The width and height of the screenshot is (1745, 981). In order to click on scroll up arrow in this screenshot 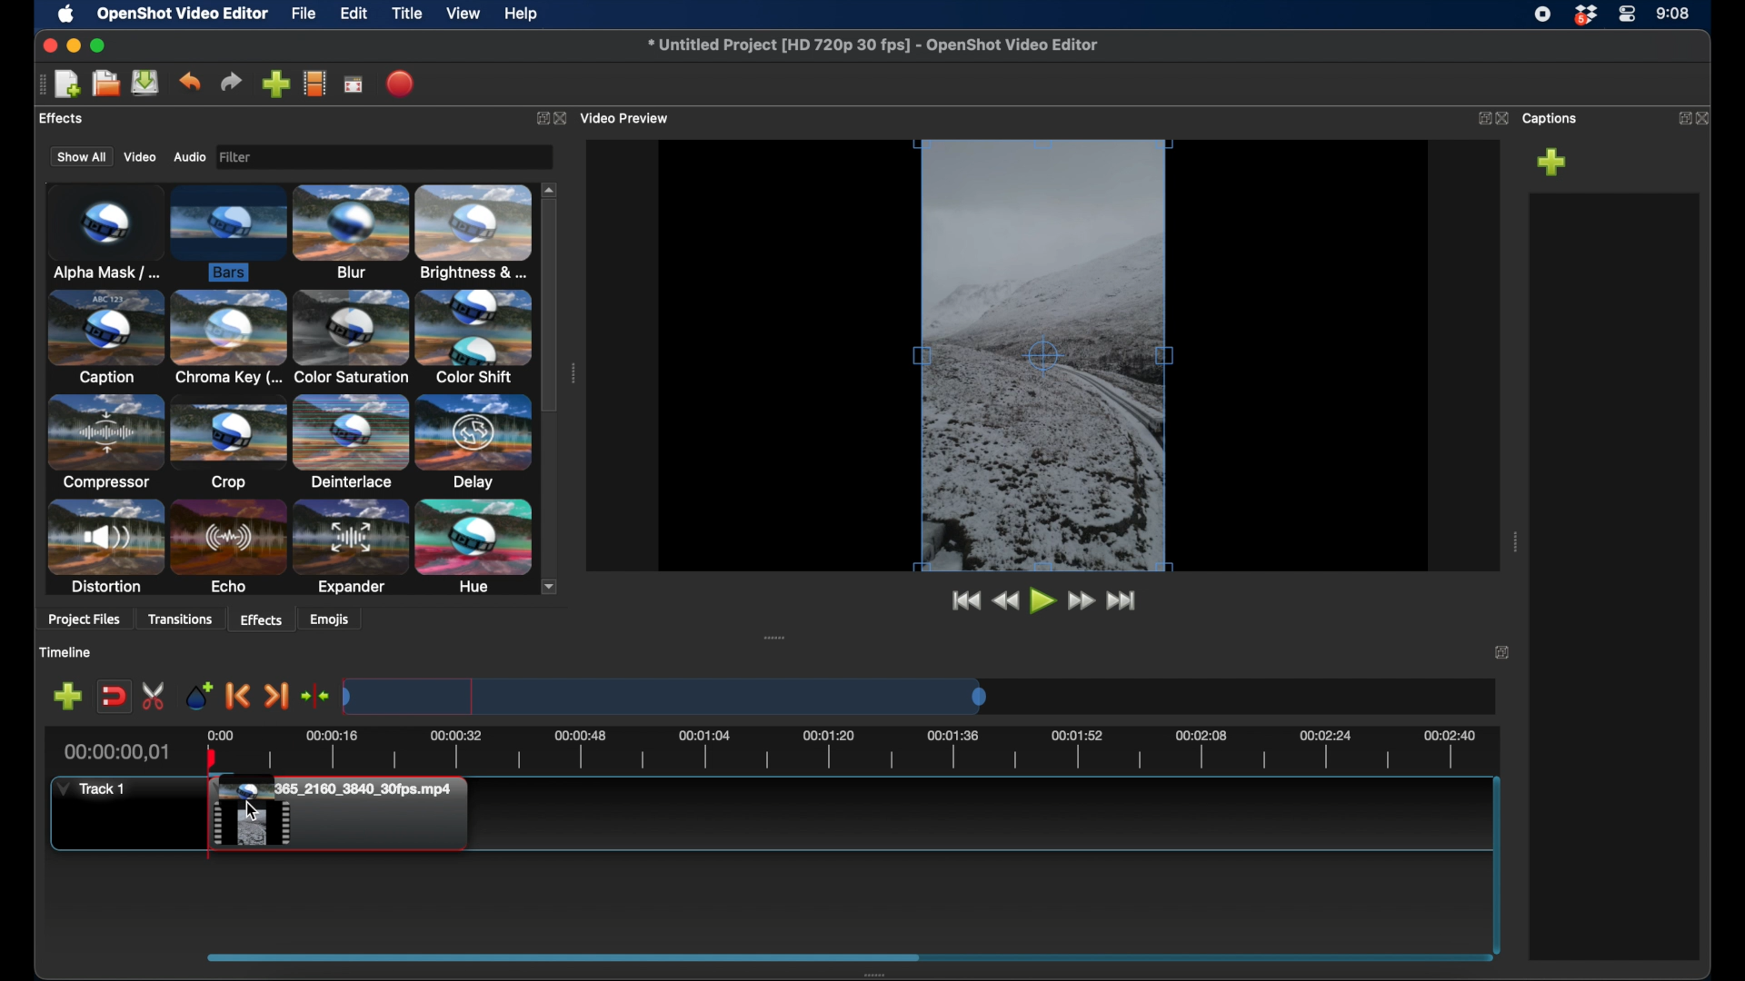, I will do `click(551, 187)`.